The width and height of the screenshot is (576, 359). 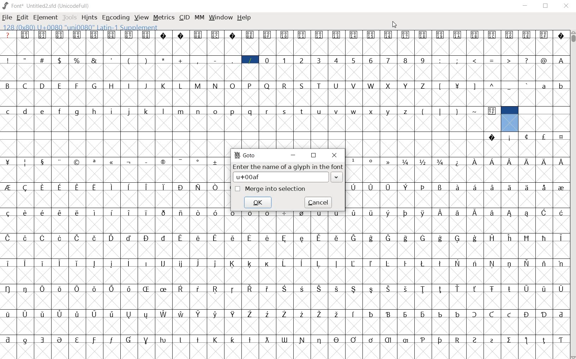 I want to click on 2, so click(x=302, y=60).